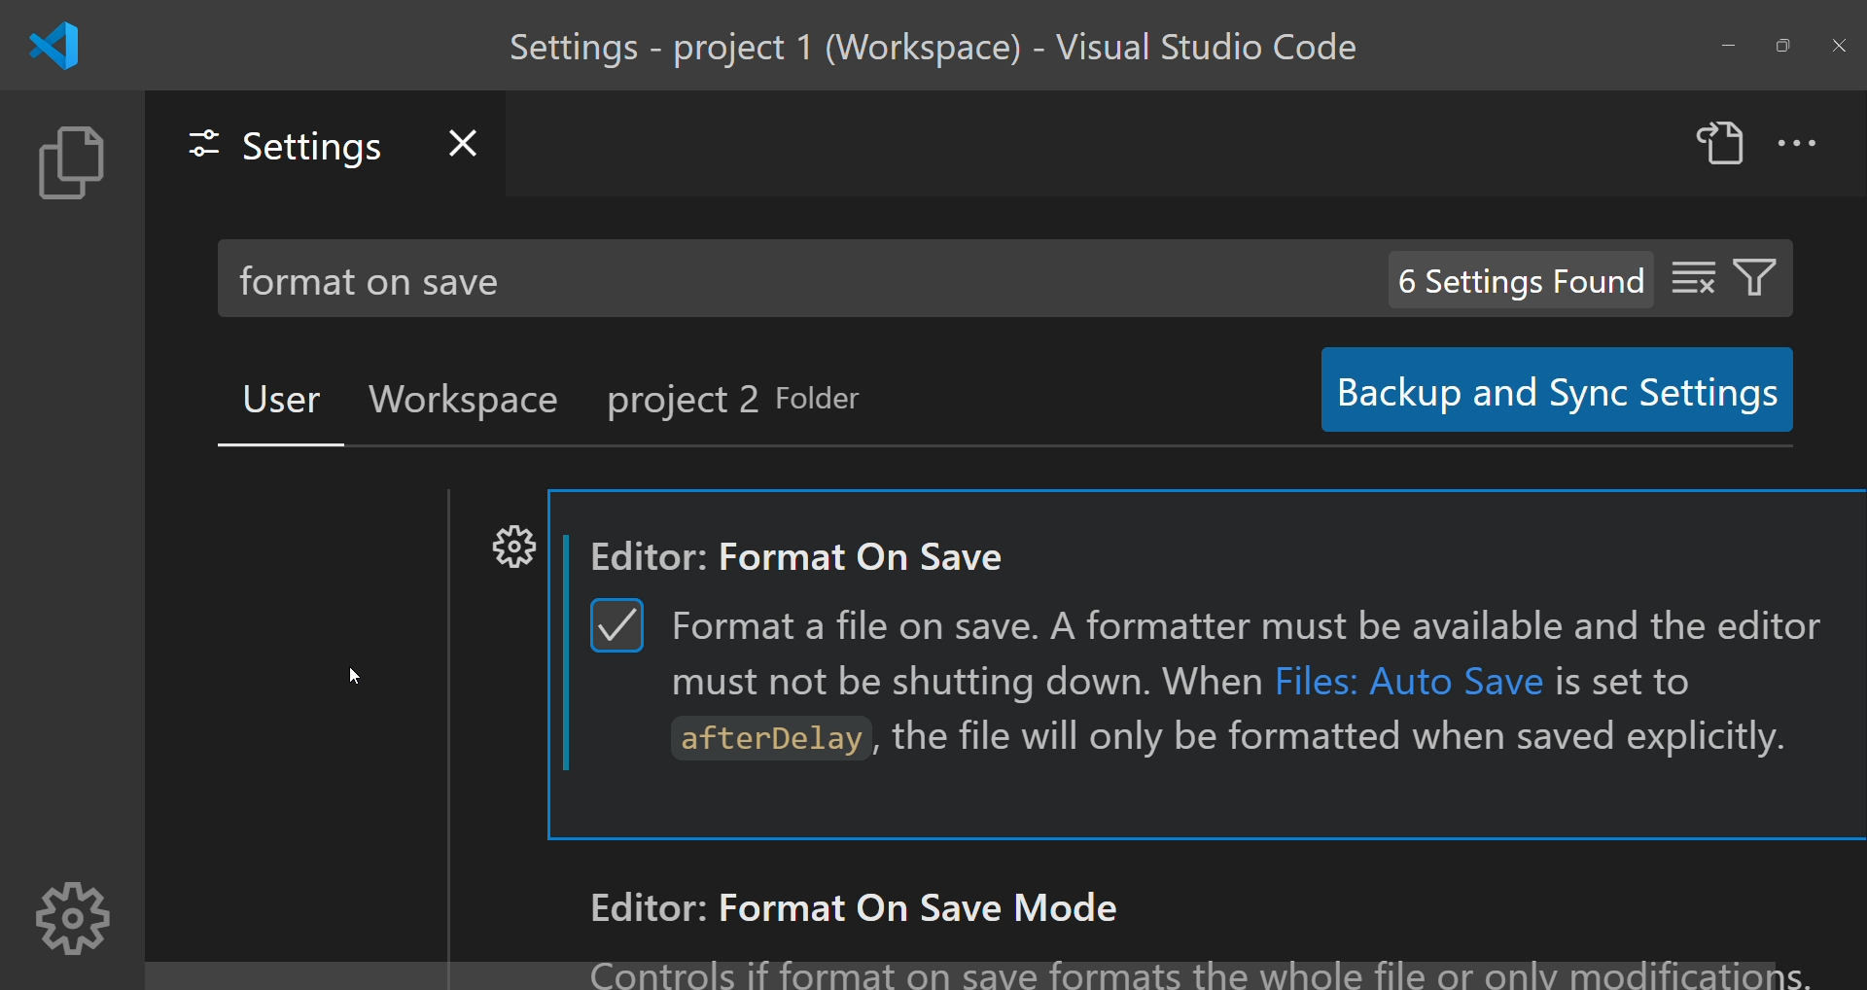  Describe the element at coordinates (1719, 146) in the screenshot. I see `open settings` at that location.